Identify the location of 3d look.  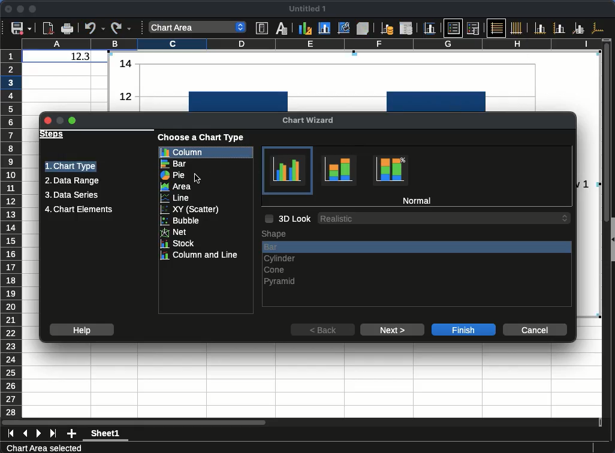
(288, 219).